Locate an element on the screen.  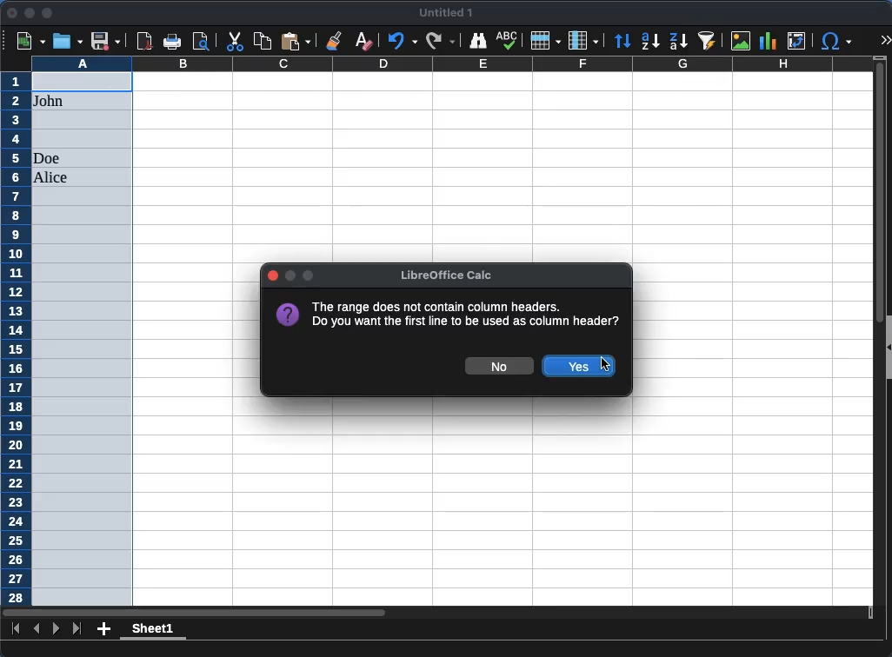
untitled 1 is located at coordinates (443, 13).